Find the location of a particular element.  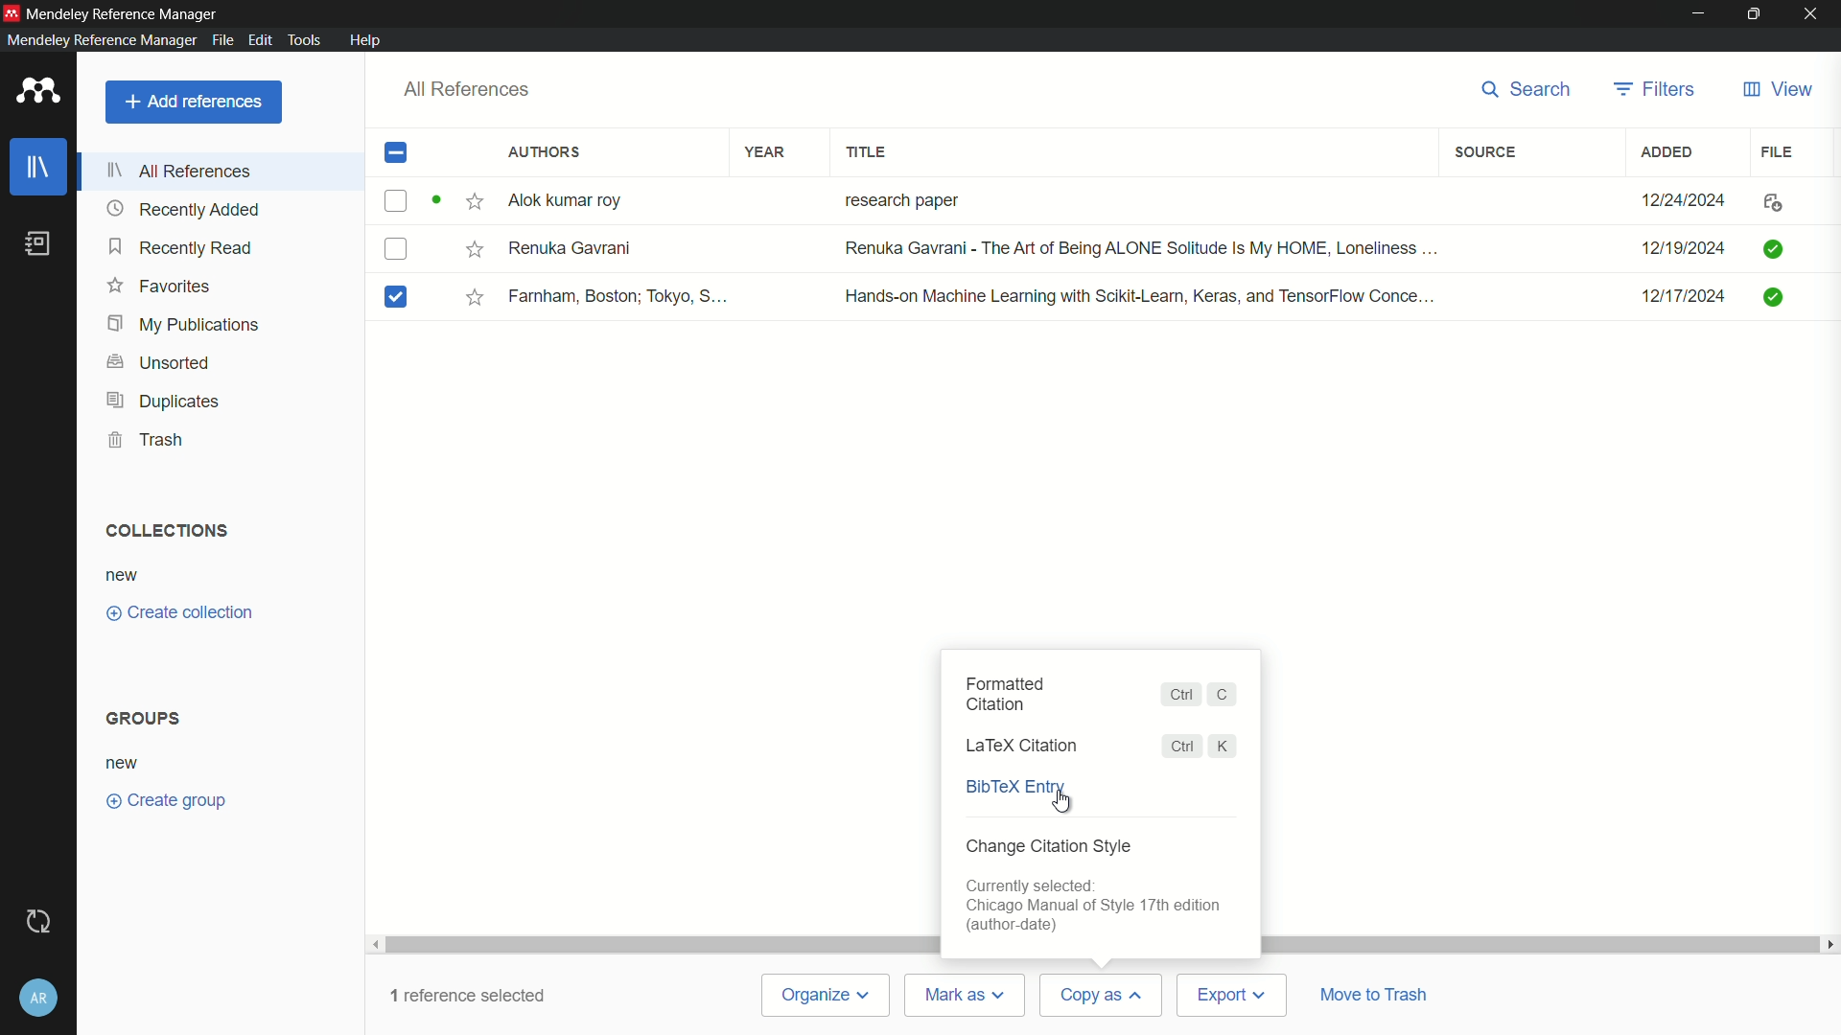

unsorted is located at coordinates (159, 363).